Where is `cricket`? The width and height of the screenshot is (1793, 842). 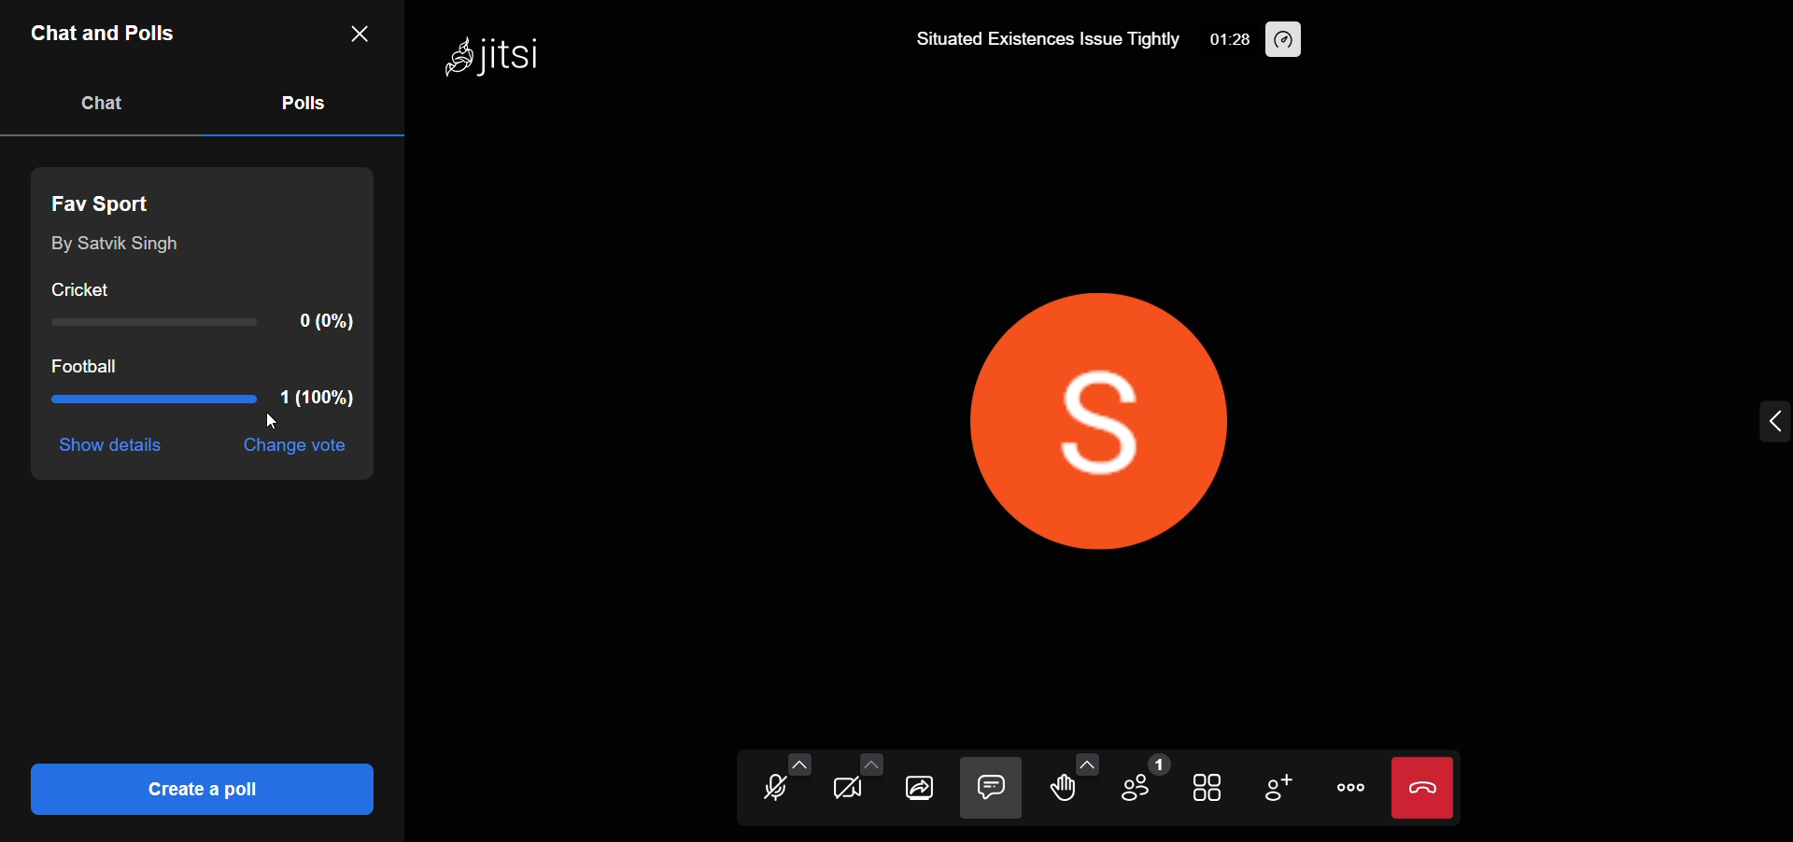
cricket is located at coordinates (102, 290).